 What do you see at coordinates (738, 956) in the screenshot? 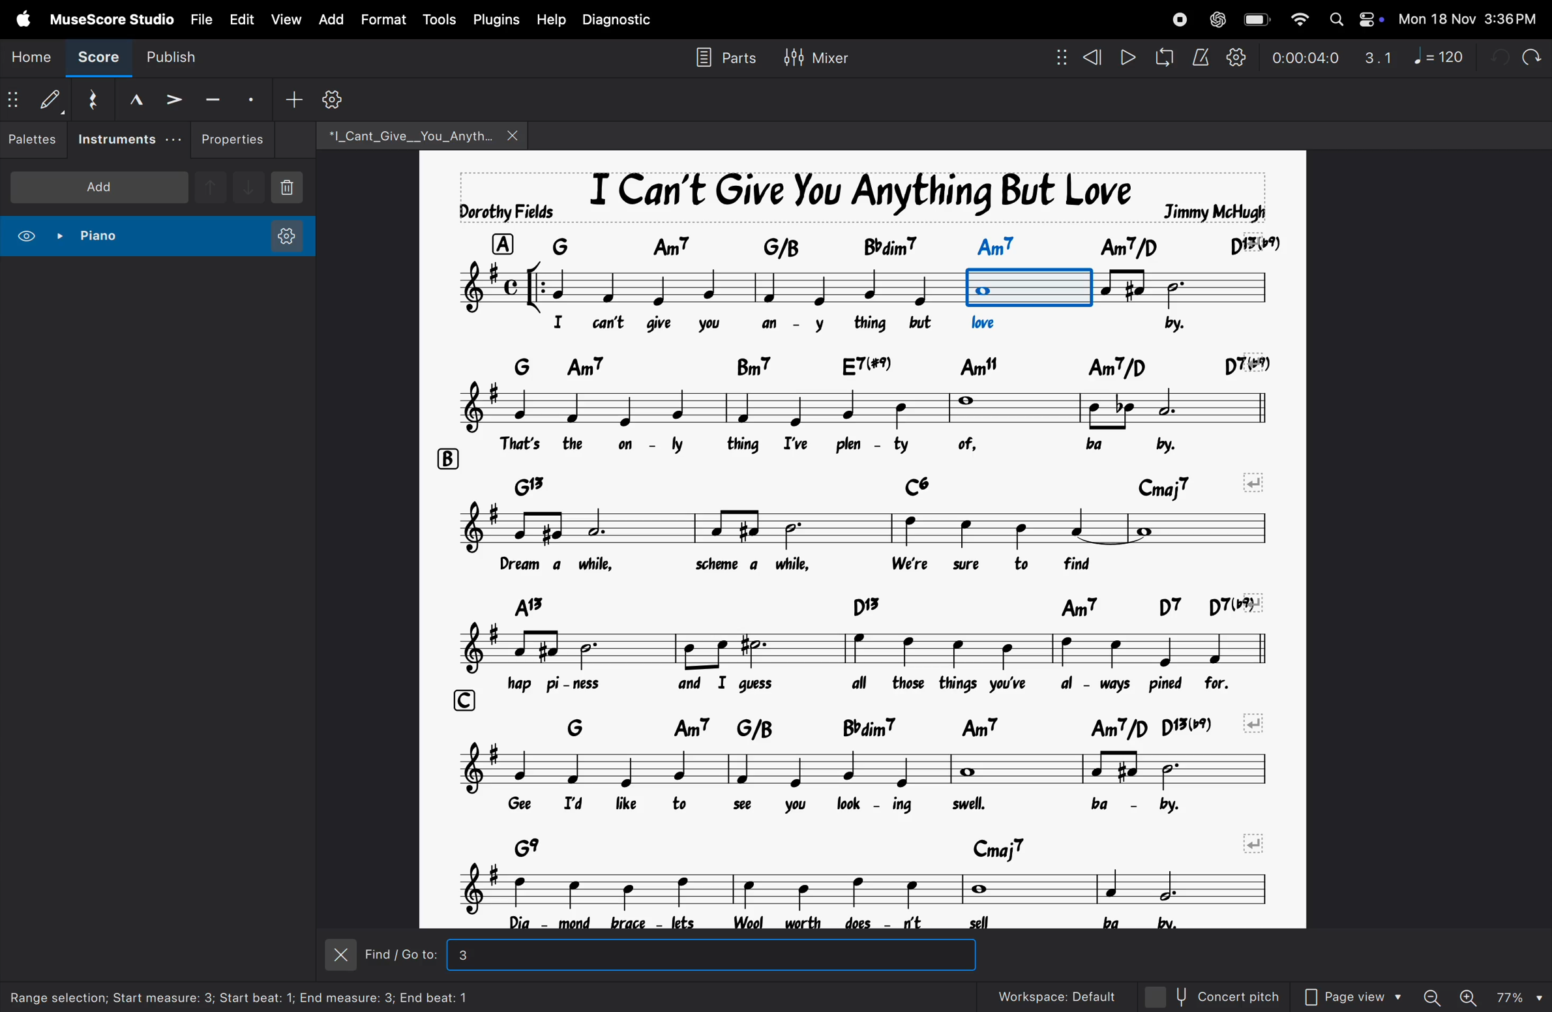
I see `inputbox` at bounding box center [738, 956].